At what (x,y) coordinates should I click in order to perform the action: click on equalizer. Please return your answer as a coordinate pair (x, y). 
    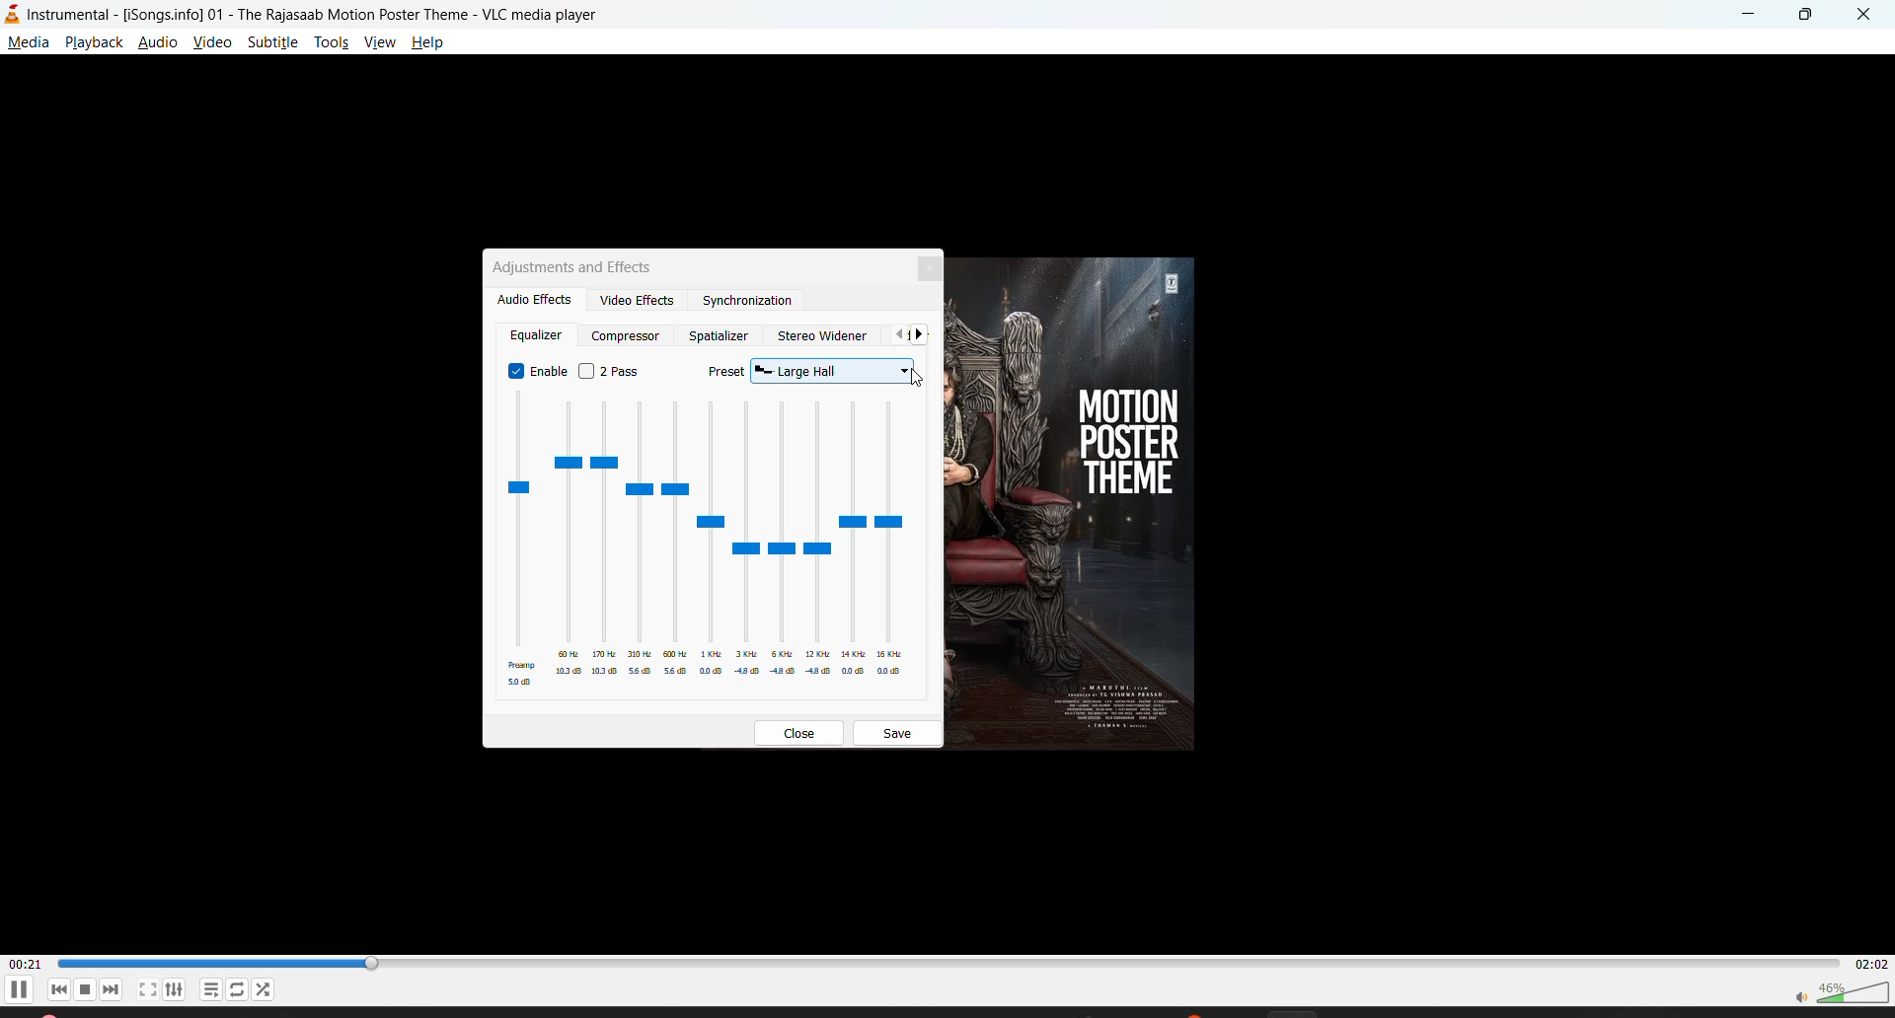
    Looking at the image, I should click on (540, 337).